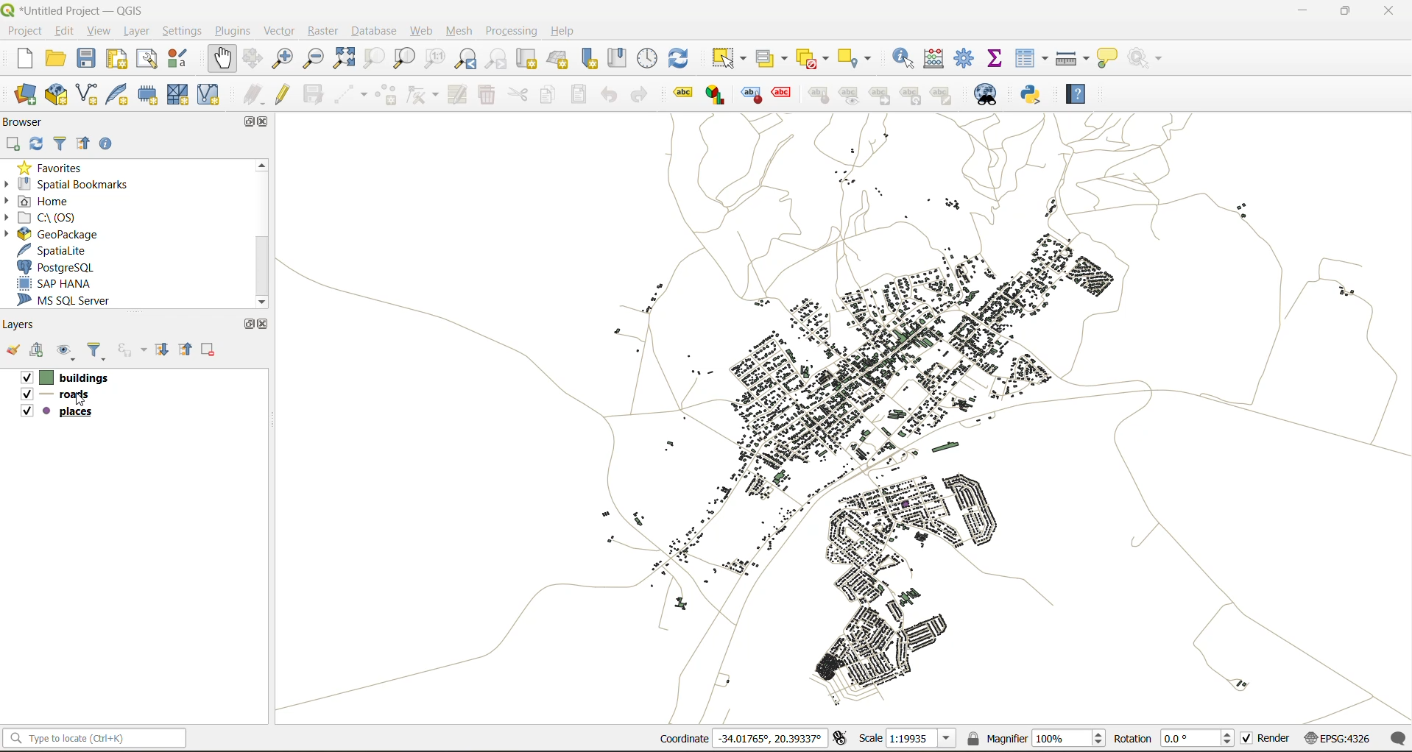 This screenshot has width=1412, height=752. What do you see at coordinates (997, 58) in the screenshot?
I see `statistical summary` at bounding box center [997, 58].